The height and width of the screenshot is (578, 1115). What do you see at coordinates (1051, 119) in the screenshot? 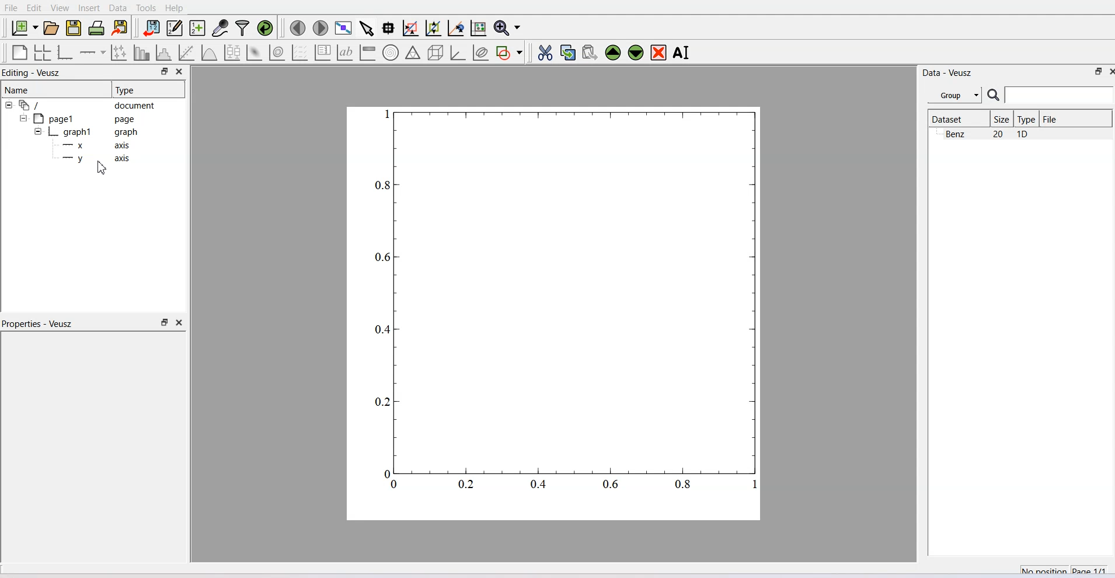
I see `File` at bounding box center [1051, 119].